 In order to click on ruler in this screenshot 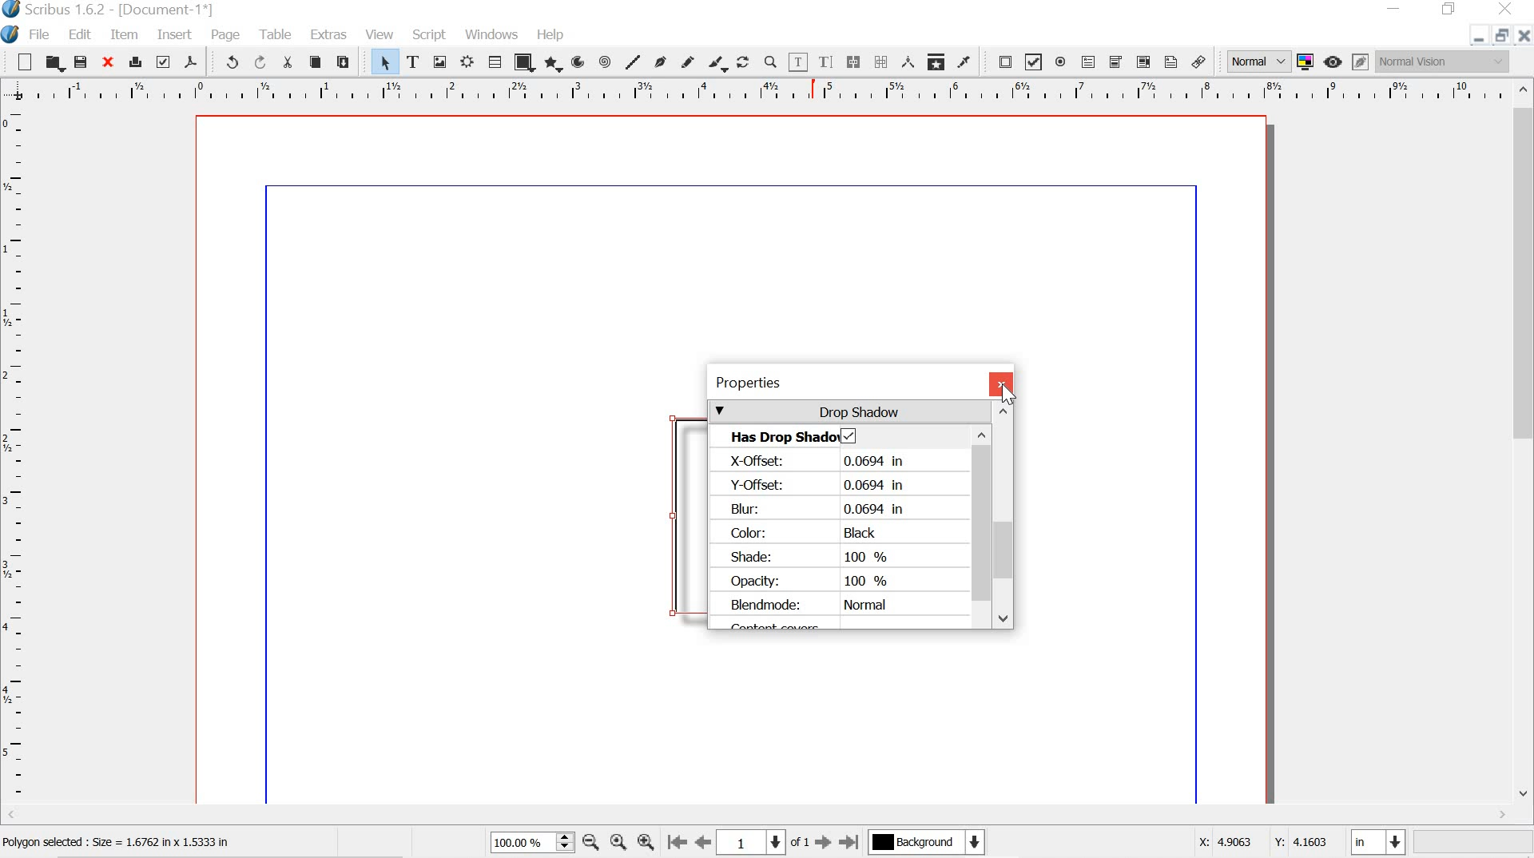, I will do `click(15, 464)`.